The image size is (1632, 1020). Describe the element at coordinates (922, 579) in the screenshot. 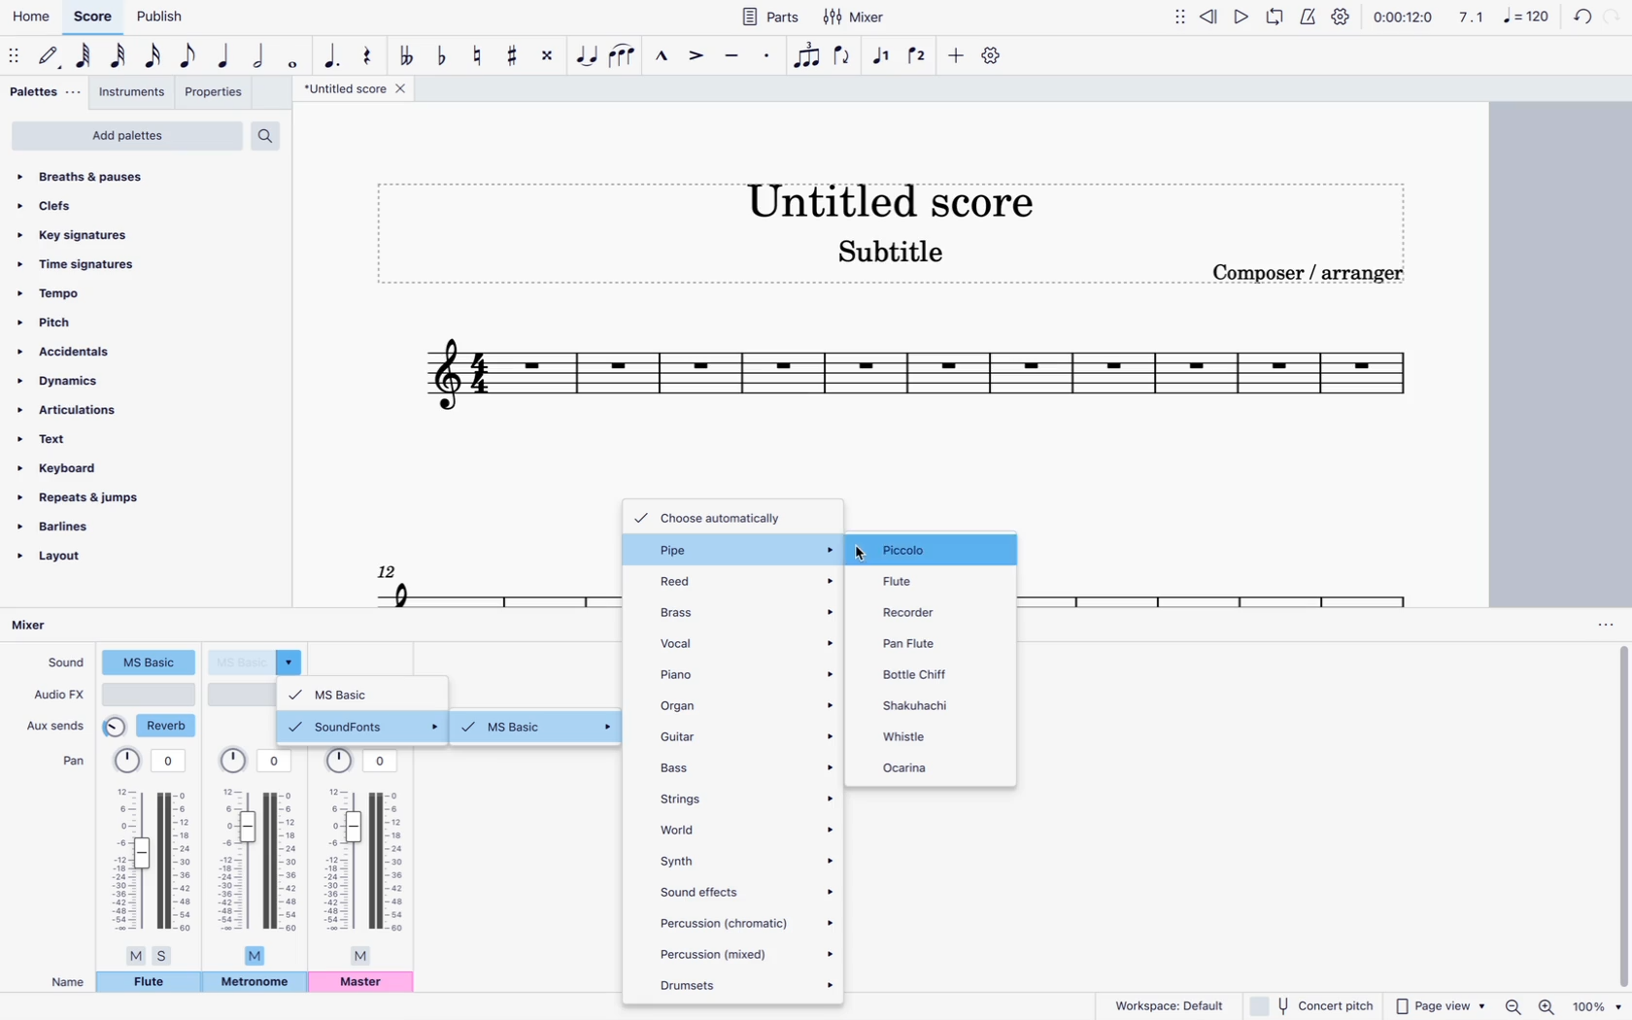

I see `flute` at that location.